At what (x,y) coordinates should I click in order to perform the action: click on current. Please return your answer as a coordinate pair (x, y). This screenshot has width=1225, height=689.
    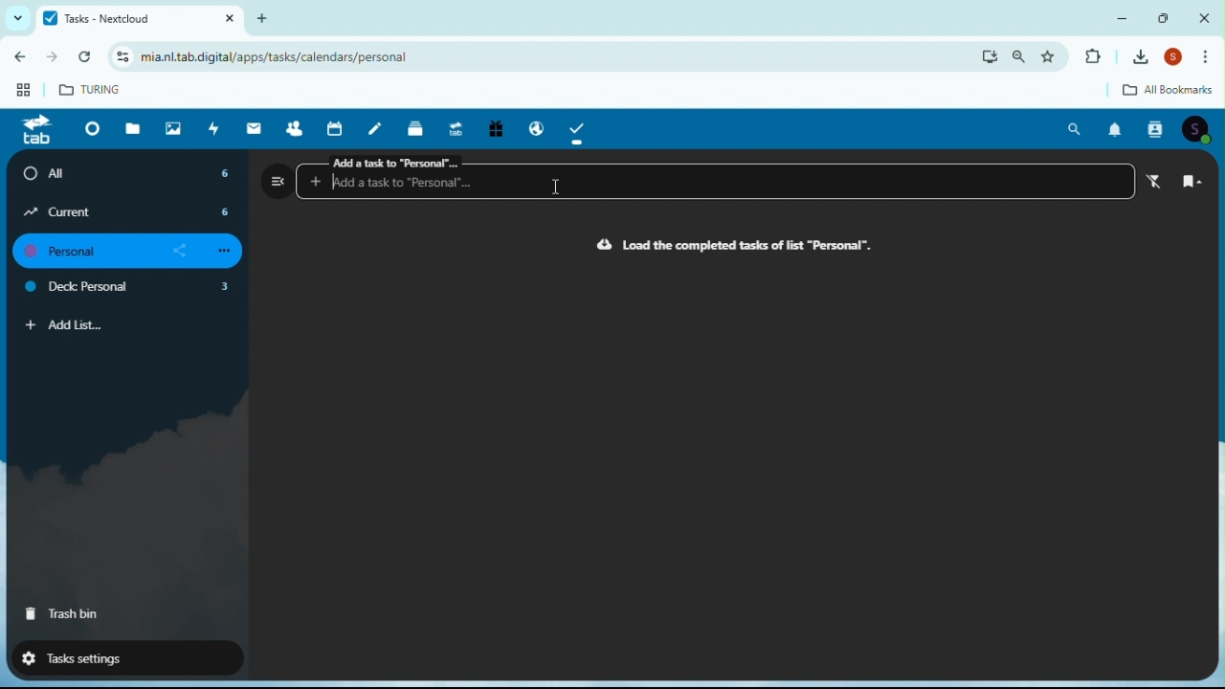
    Looking at the image, I should click on (128, 211).